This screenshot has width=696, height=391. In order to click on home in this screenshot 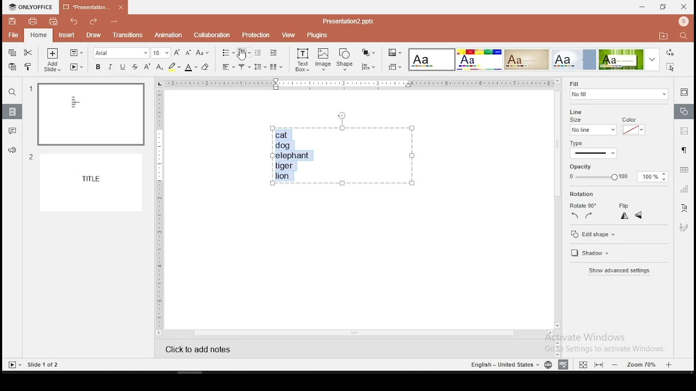, I will do `click(38, 34)`.